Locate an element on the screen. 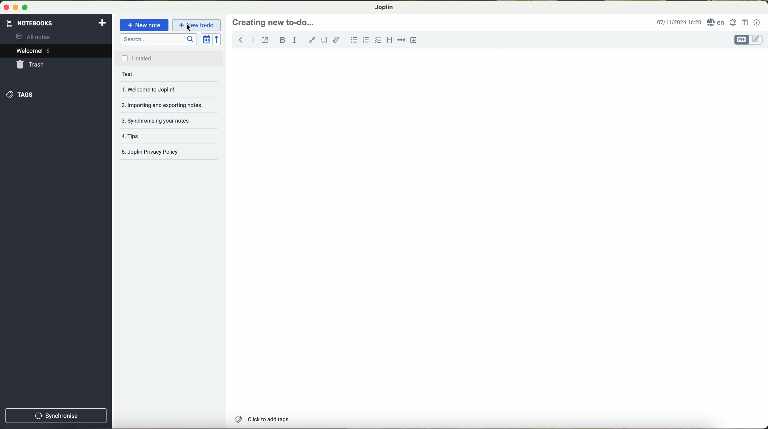 This screenshot has height=429, width=768. untitled file is located at coordinates (171, 58).